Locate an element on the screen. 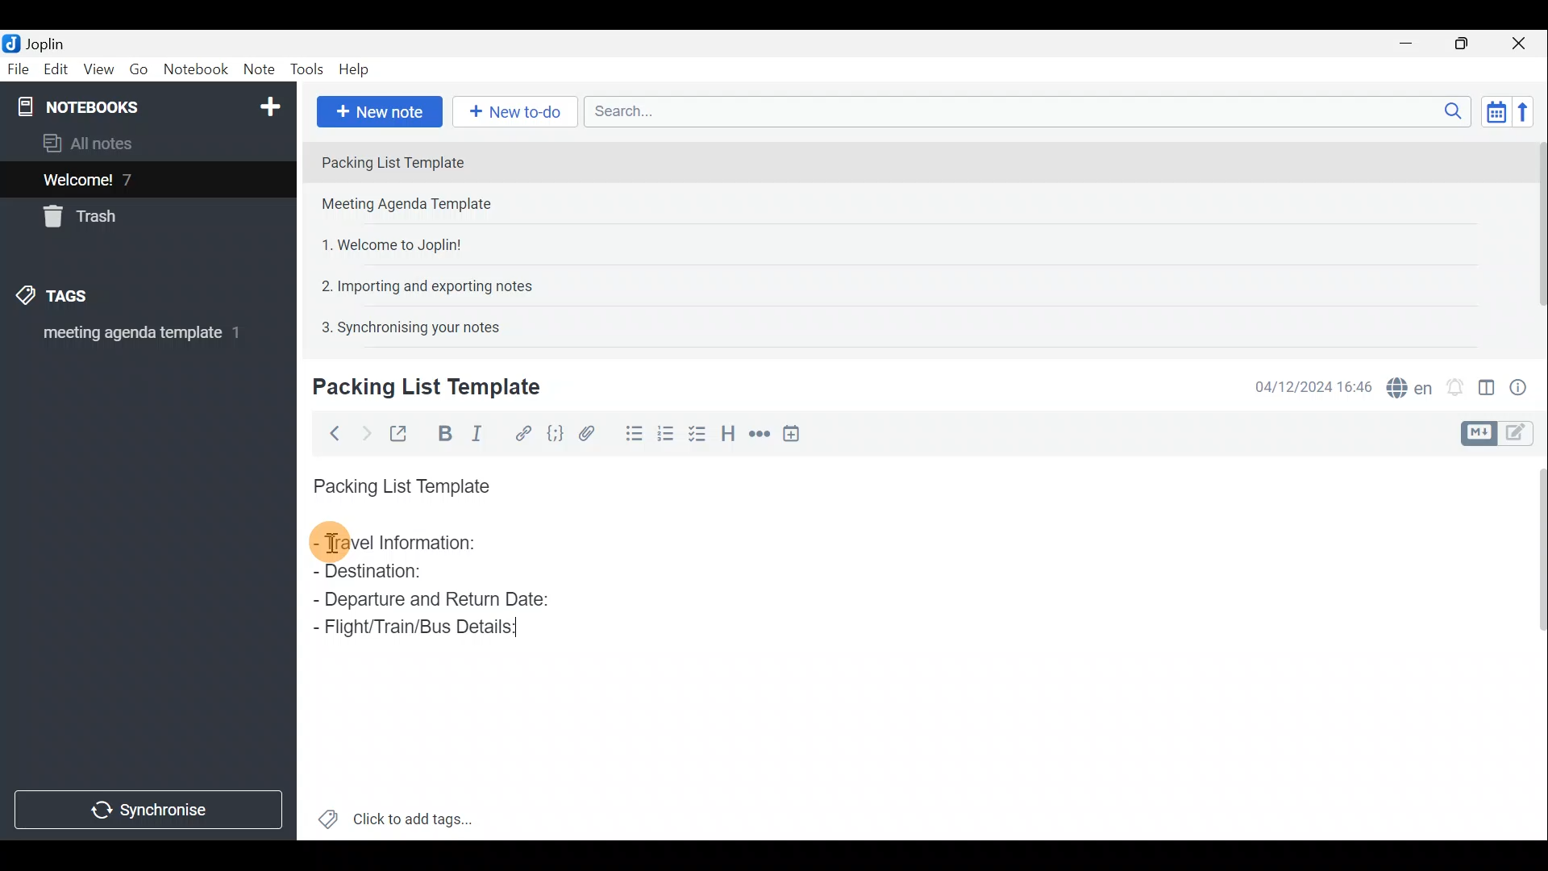 The image size is (1548, 871). Flight/Train/Bus Details: is located at coordinates (420, 628).